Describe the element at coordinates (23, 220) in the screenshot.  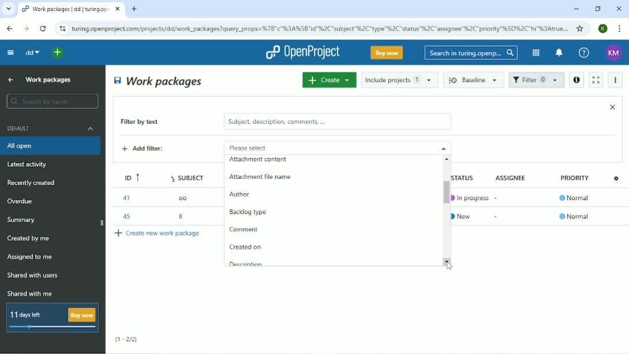
I see `Summary` at that location.